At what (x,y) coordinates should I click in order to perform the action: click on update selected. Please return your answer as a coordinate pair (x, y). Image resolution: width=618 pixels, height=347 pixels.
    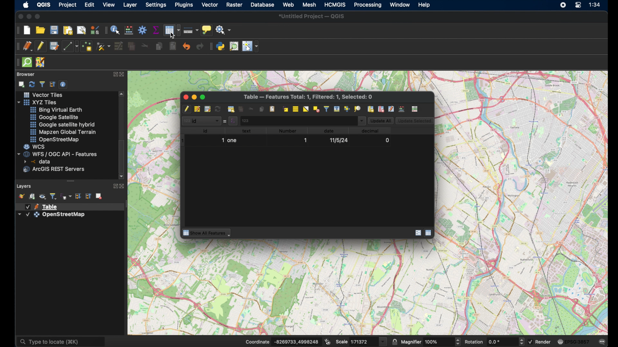
    Looking at the image, I should click on (414, 120).